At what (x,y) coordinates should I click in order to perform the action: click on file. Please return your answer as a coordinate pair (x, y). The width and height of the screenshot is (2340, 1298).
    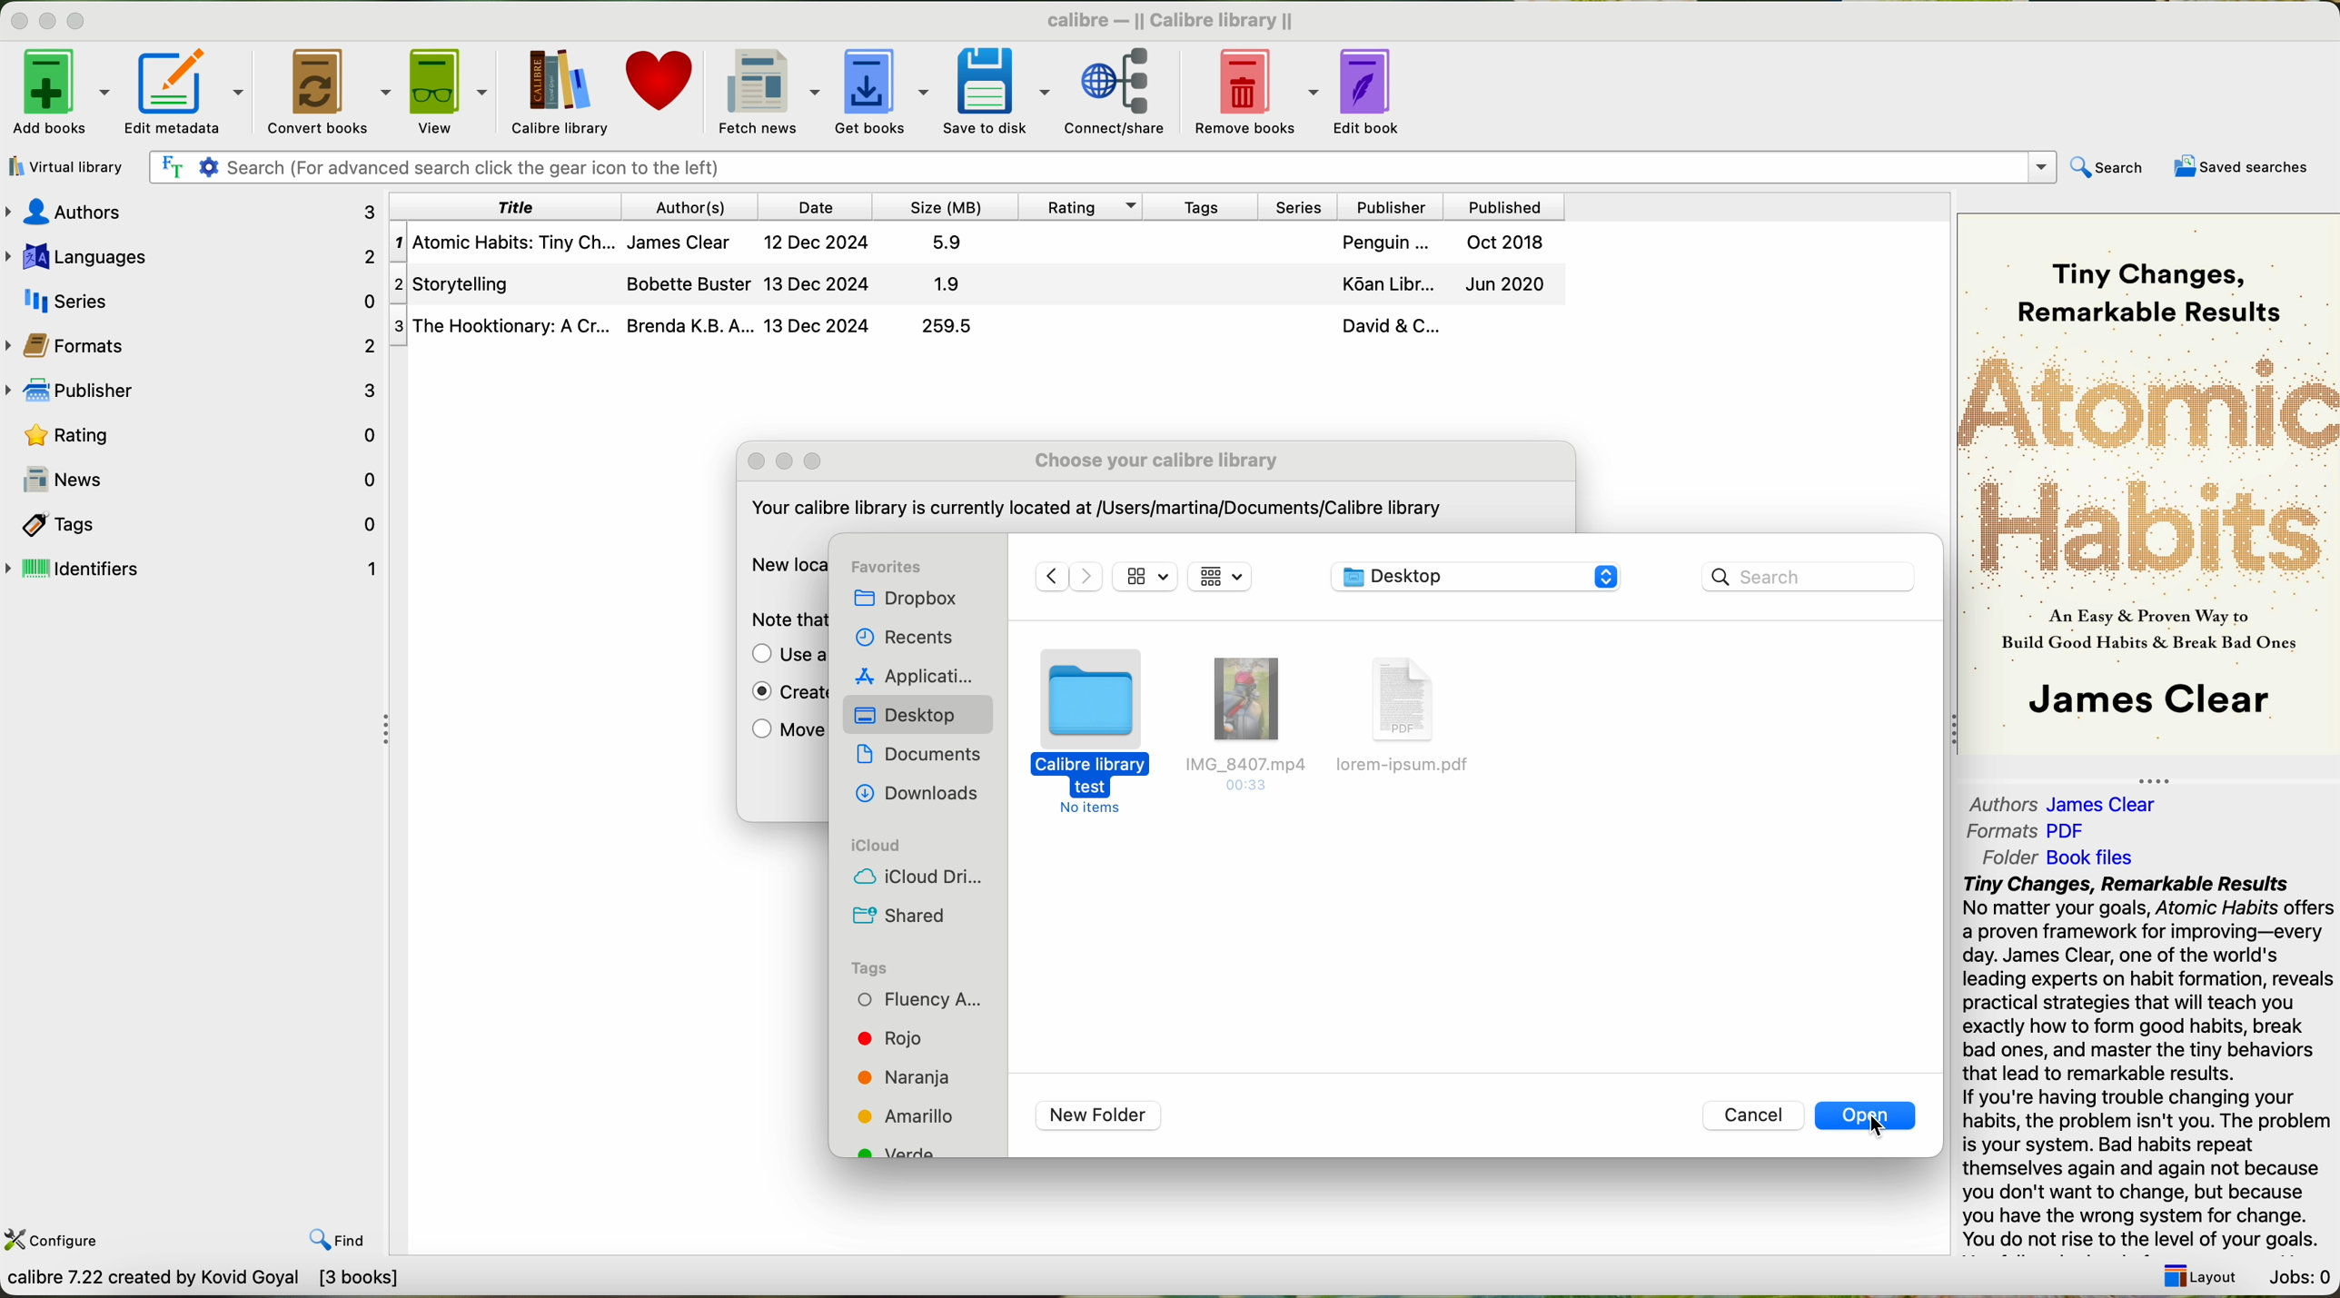
    Looking at the image, I should click on (1243, 726).